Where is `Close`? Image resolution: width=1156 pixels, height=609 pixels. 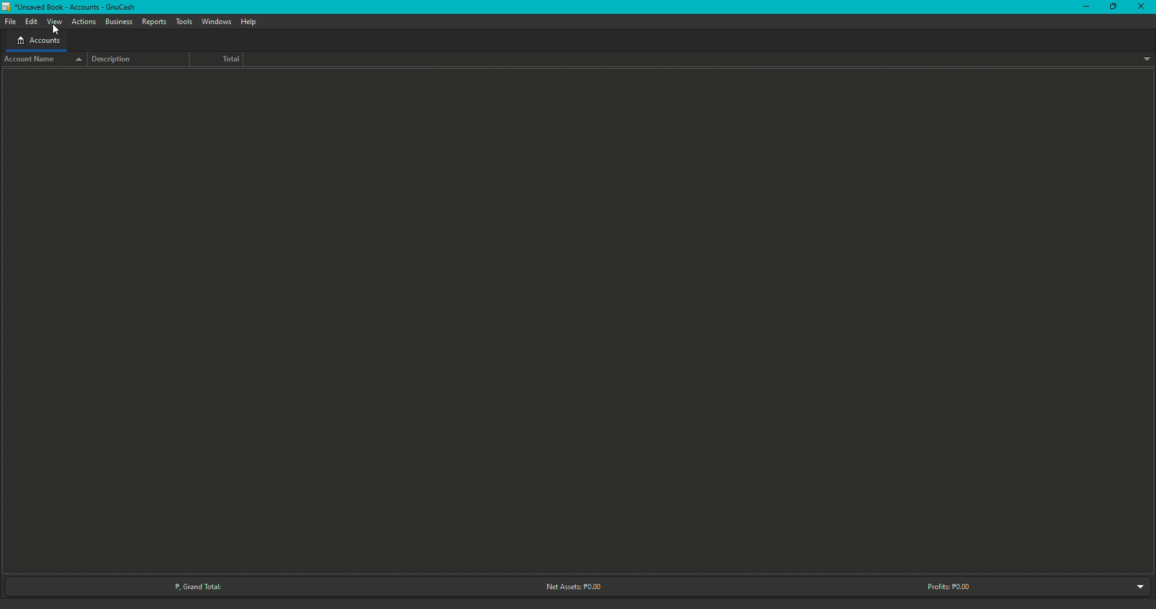
Close is located at coordinates (1137, 6).